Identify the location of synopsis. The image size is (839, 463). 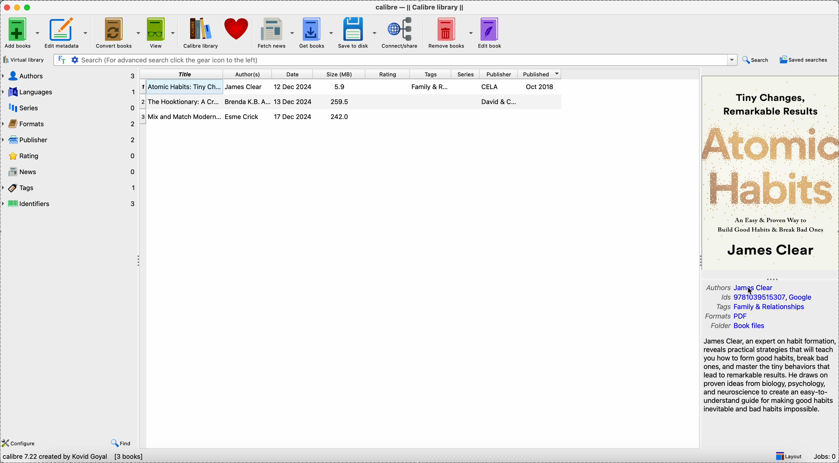
(769, 376).